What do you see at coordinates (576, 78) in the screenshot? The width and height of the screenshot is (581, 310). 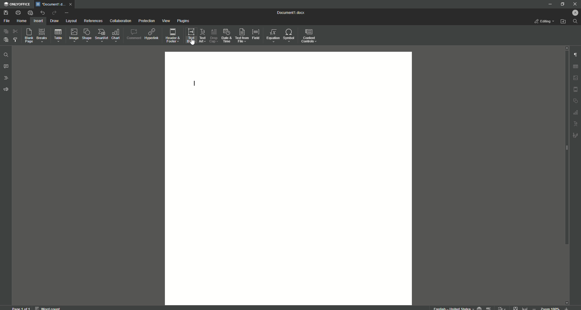 I see `image` at bounding box center [576, 78].